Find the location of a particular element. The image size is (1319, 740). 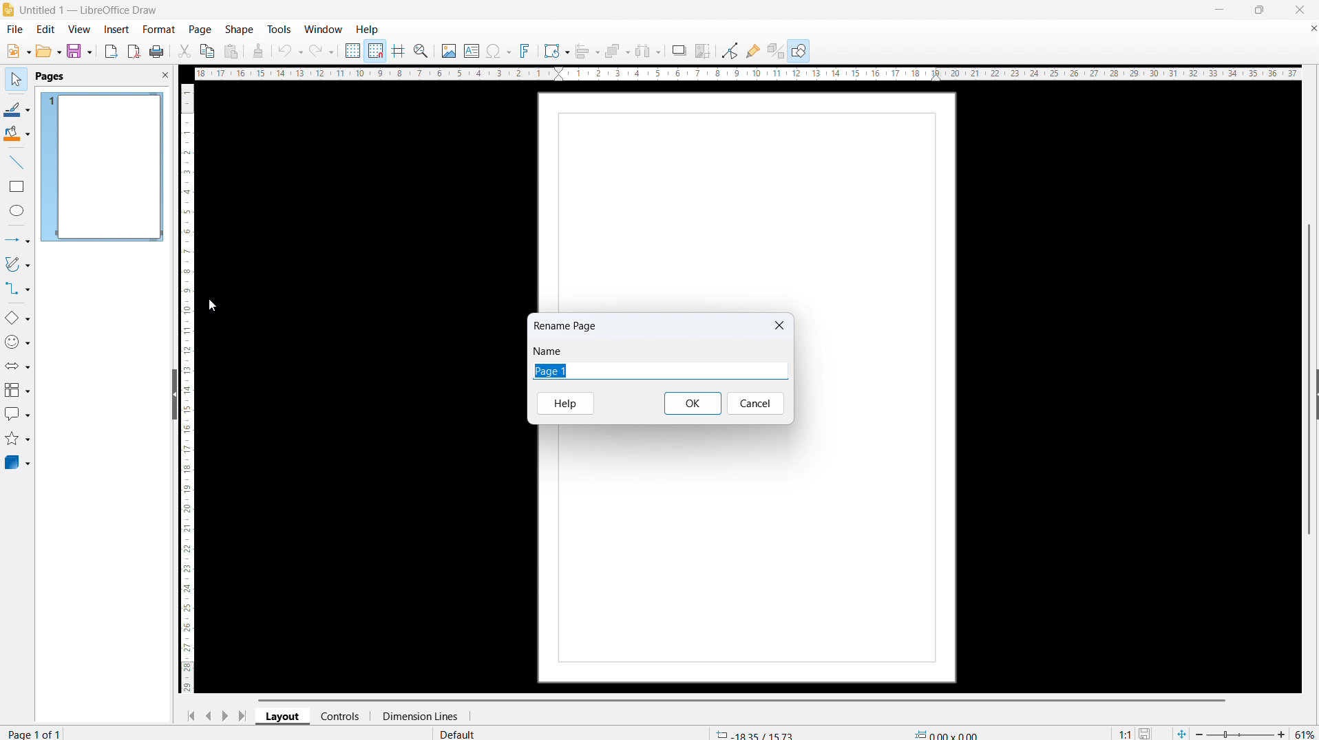

document title is located at coordinates (91, 11).